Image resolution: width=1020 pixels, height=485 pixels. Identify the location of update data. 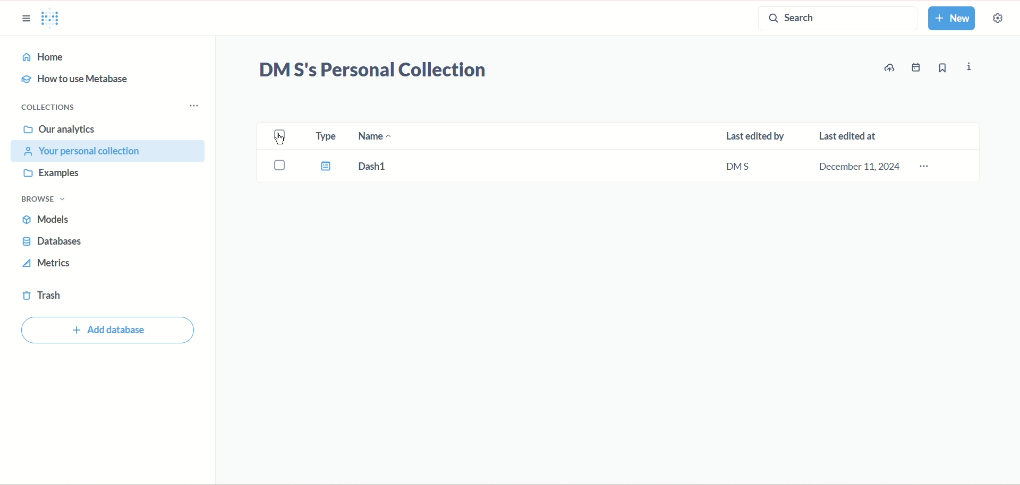
(892, 67).